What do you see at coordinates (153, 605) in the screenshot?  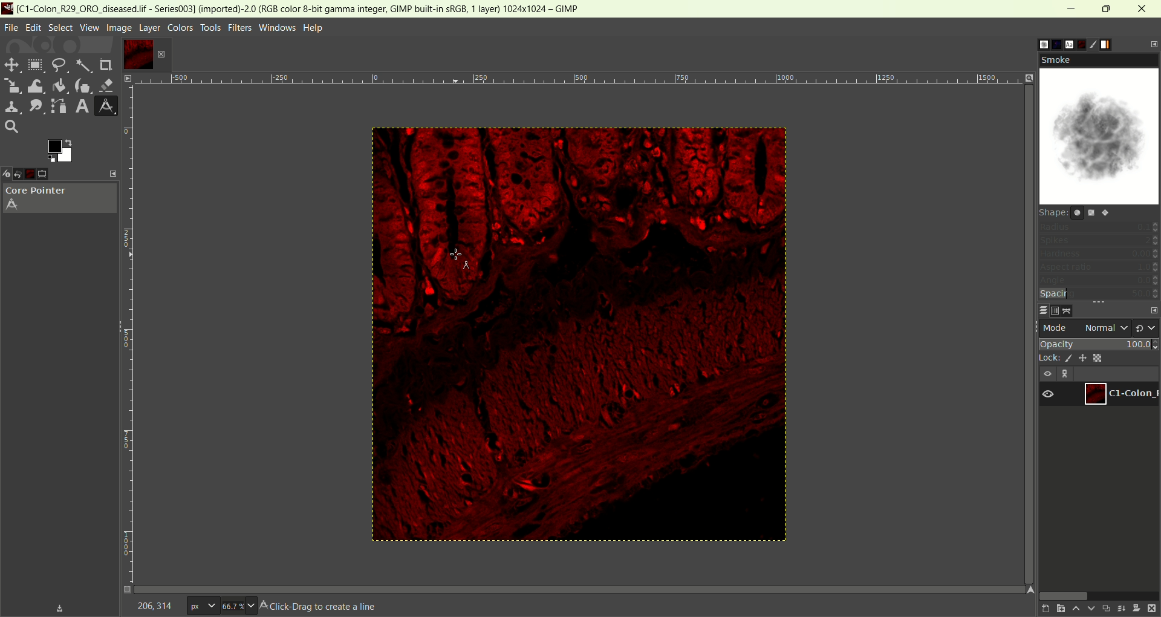 I see `coordinate` at bounding box center [153, 605].